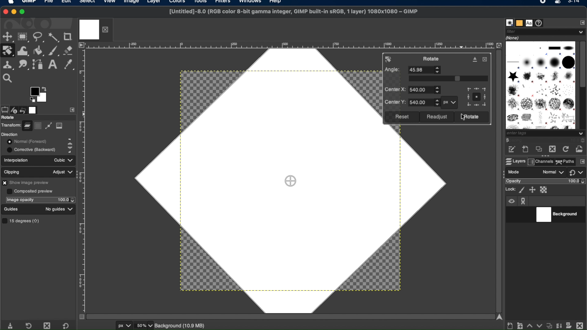  What do you see at coordinates (499, 46) in the screenshot?
I see `zoom image when window size changes` at bounding box center [499, 46].